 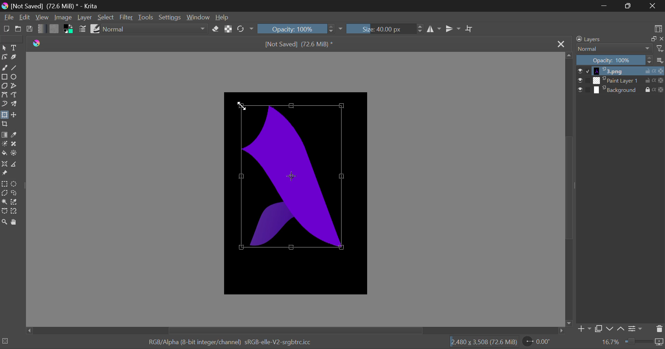 What do you see at coordinates (4, 95) in the screenshot?
I see `Bezier Curve` at bounding box center [4, 95].